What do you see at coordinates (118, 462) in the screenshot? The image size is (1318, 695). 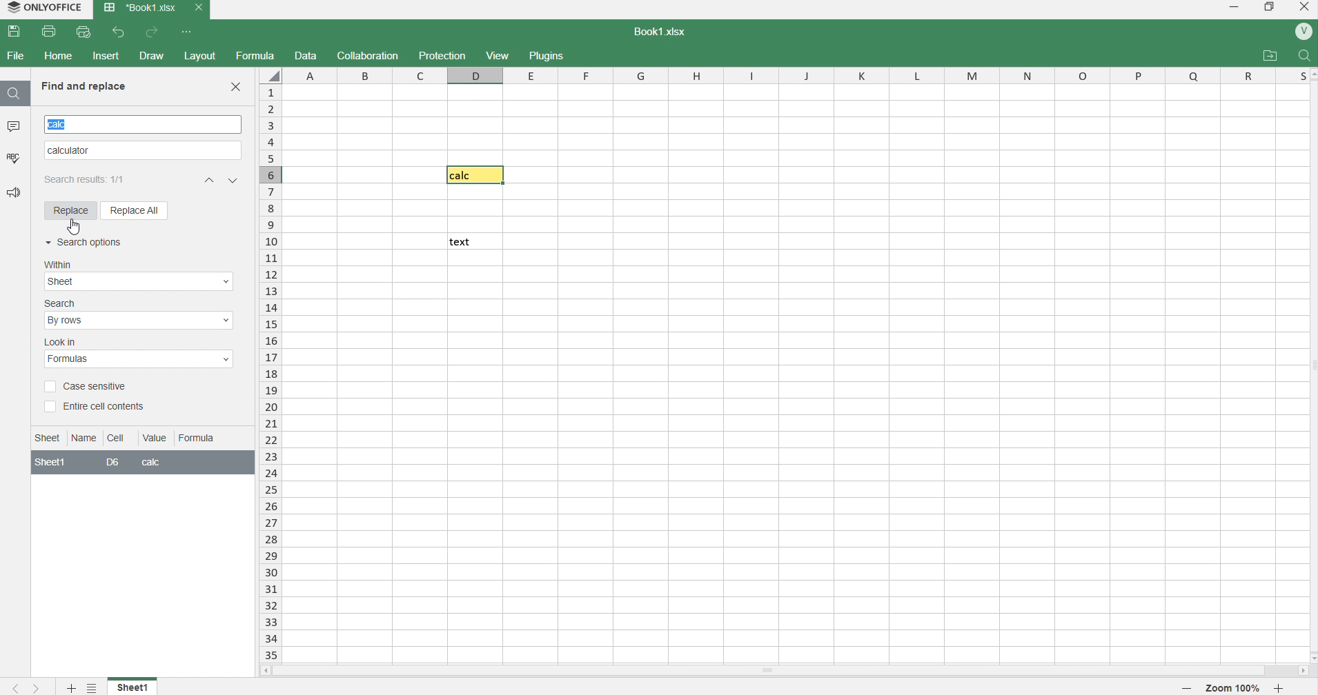 I see `D6` at bounding box center [118, 462].